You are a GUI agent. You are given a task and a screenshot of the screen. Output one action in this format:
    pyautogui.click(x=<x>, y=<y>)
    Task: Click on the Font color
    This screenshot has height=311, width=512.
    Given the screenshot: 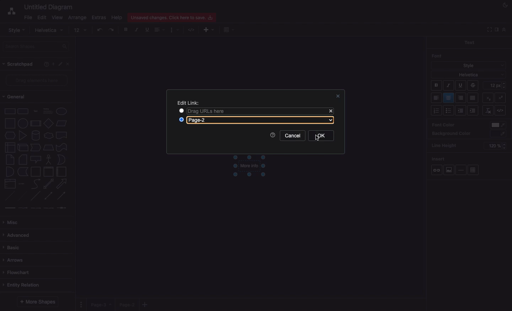 What is the action you would take?
    pyautogui.click(x=443, y=124)
    